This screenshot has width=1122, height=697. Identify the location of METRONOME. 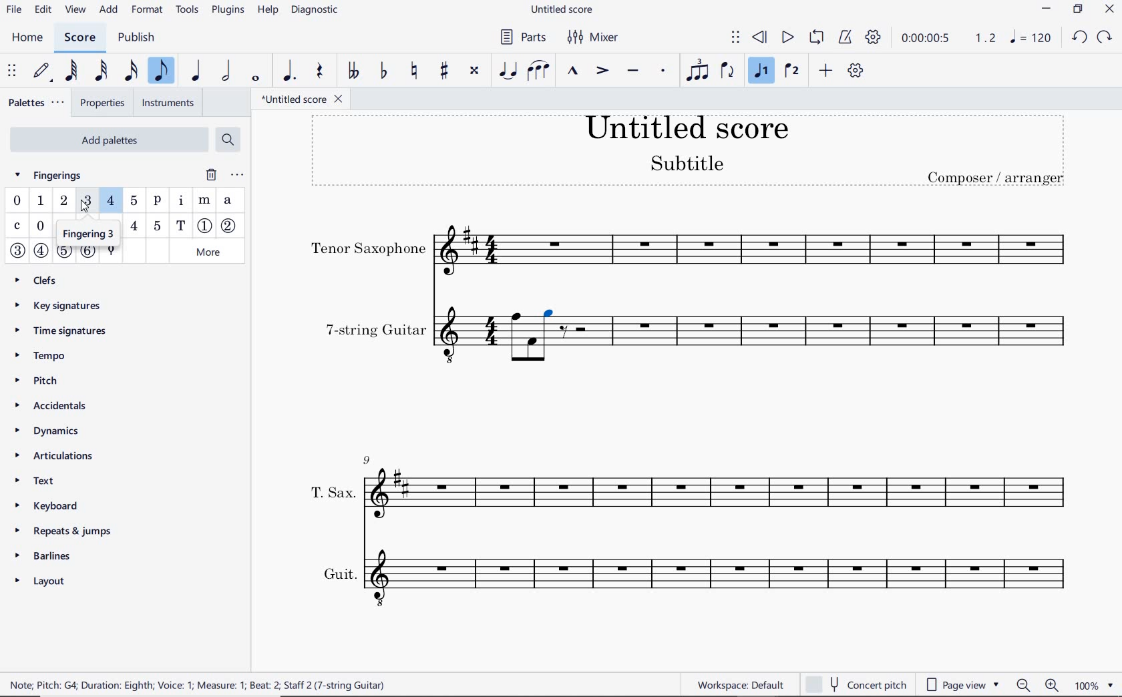
(846, 38).